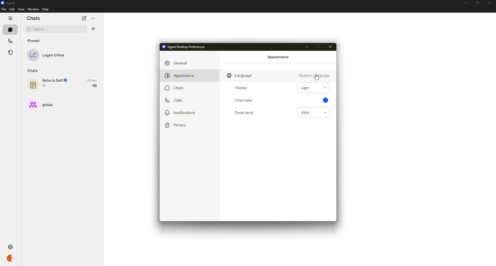  I want to click on chats, so click(34, 18).